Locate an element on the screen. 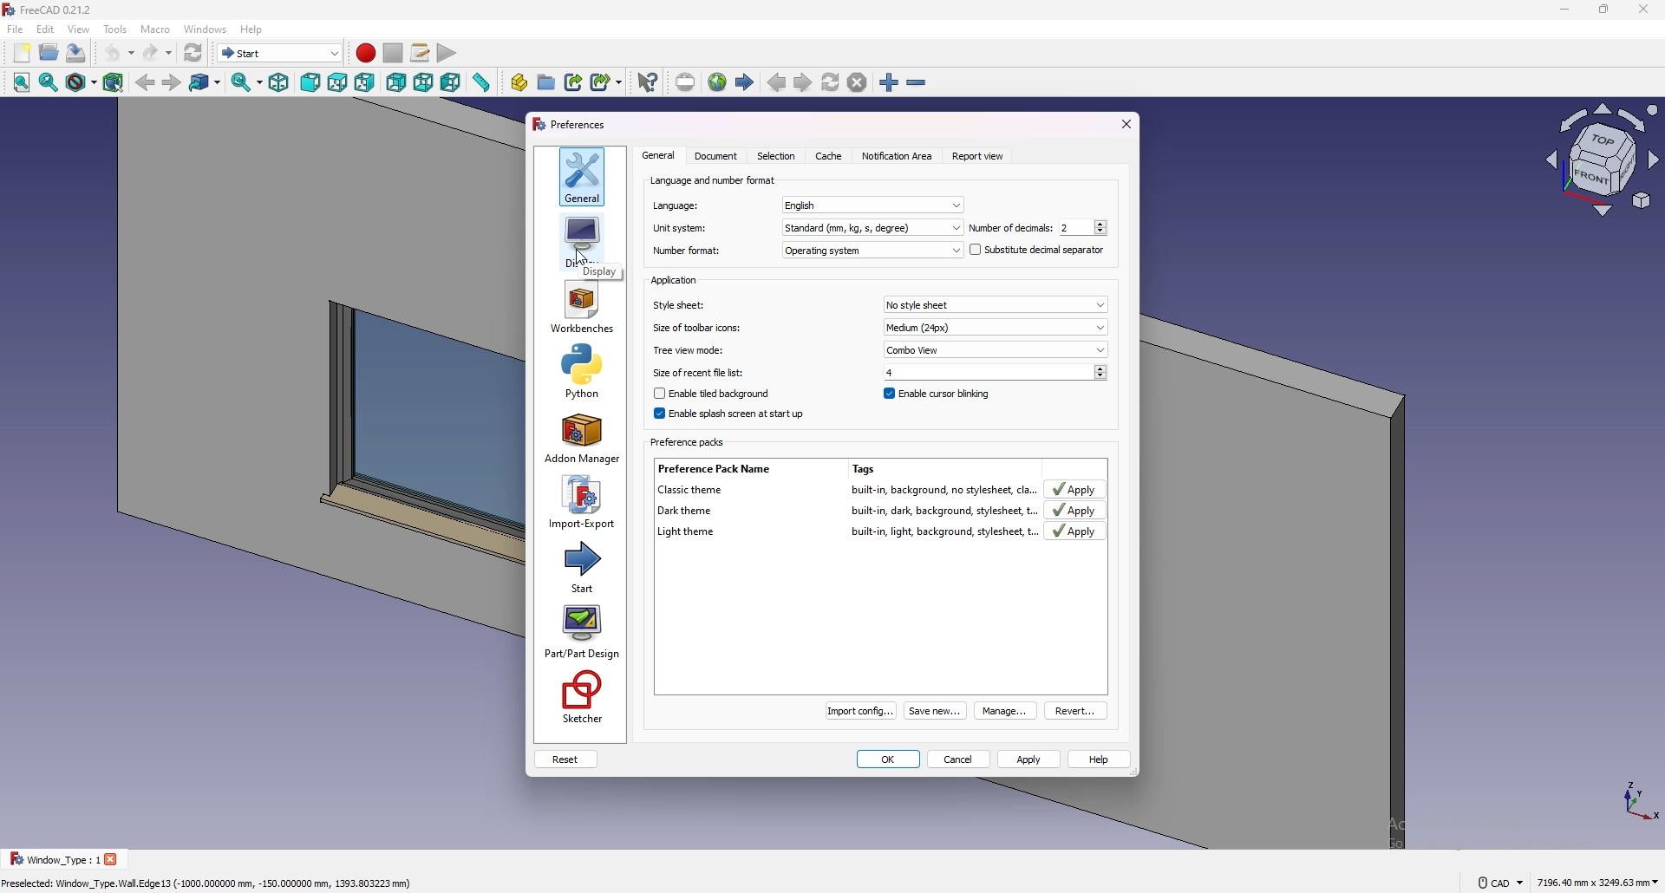  file is located at coordinates (16, 29).